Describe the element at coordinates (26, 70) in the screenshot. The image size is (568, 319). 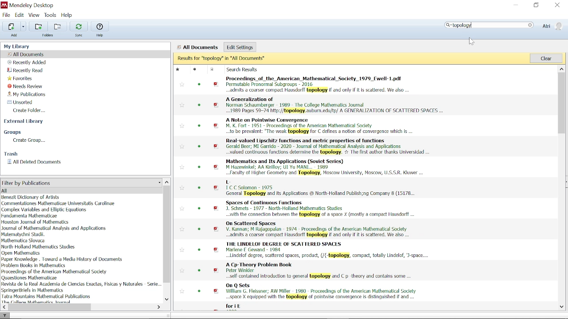
I see `Recently Read` at that location.